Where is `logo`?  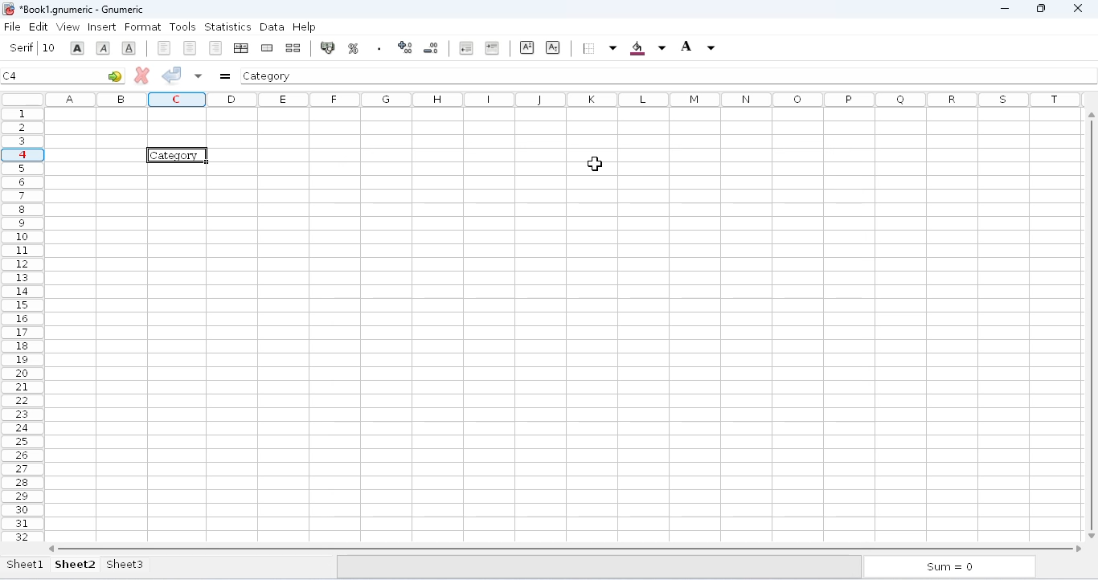 logo is located at coordinates (8, 9).